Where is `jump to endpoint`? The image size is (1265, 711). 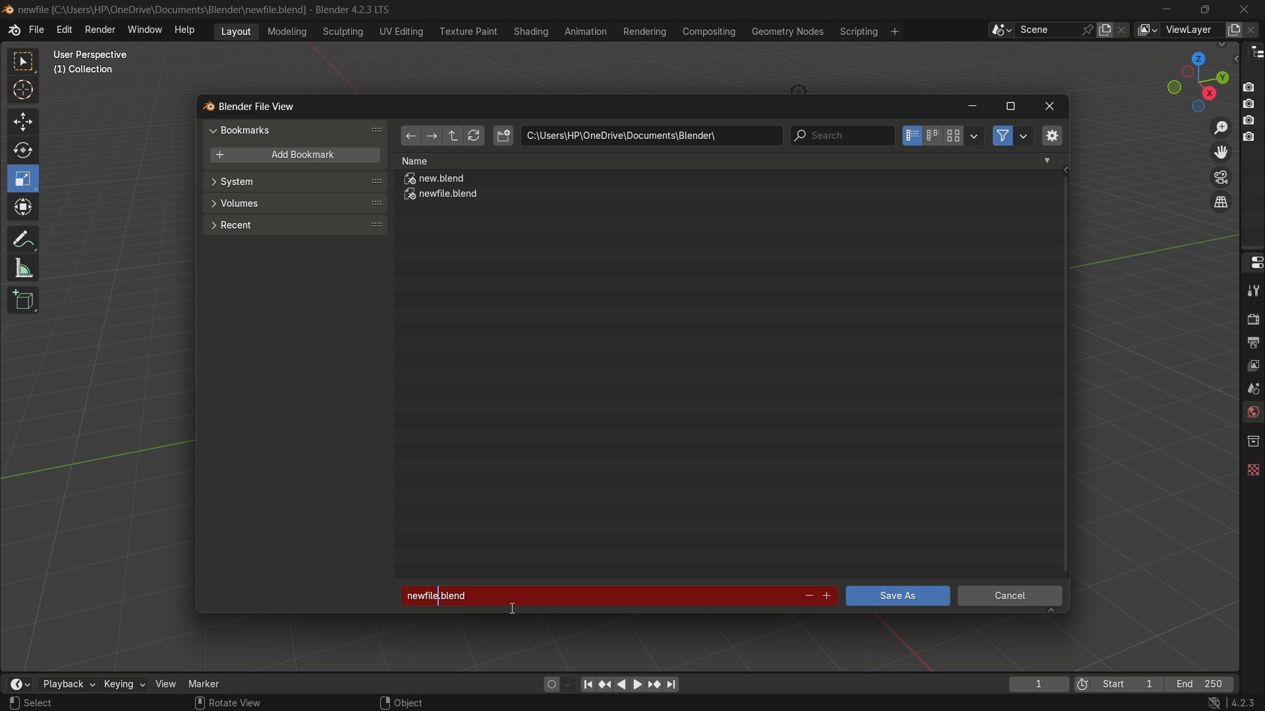
jump to endpoint is located at coordinates (672, 685).